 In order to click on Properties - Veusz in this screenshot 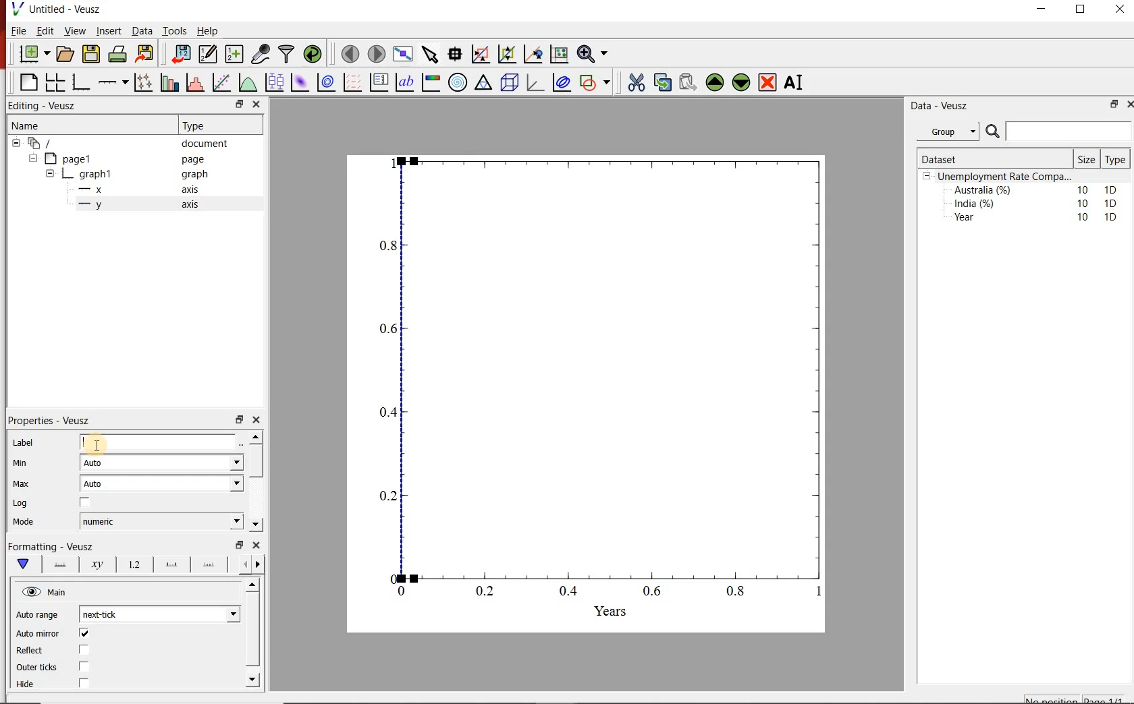, I will do `click(51, 421)`.